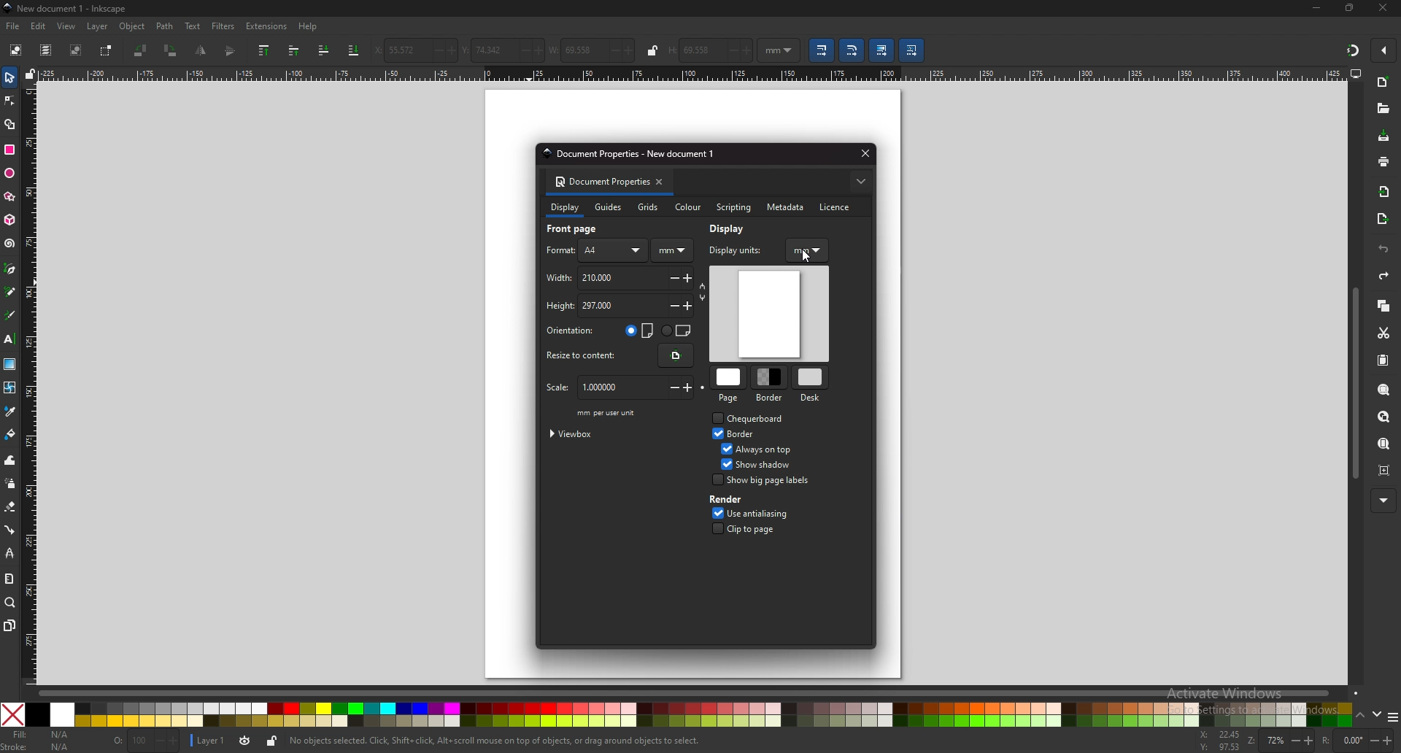  I want to click on AA, so click(614, 250).